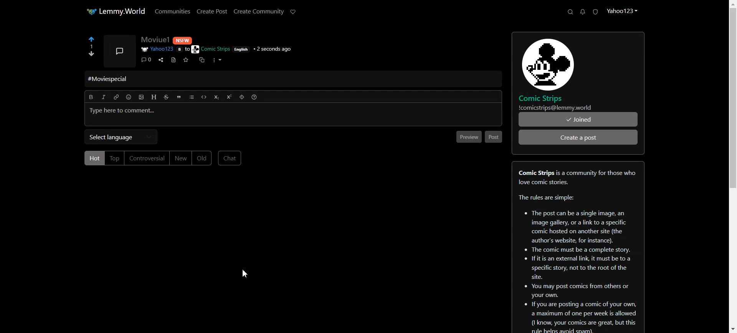 The image size is (737, 333). What do you see at coordinates (178, 97) in the screenshot?
I see `Quote` at bounding box center [178, 97].